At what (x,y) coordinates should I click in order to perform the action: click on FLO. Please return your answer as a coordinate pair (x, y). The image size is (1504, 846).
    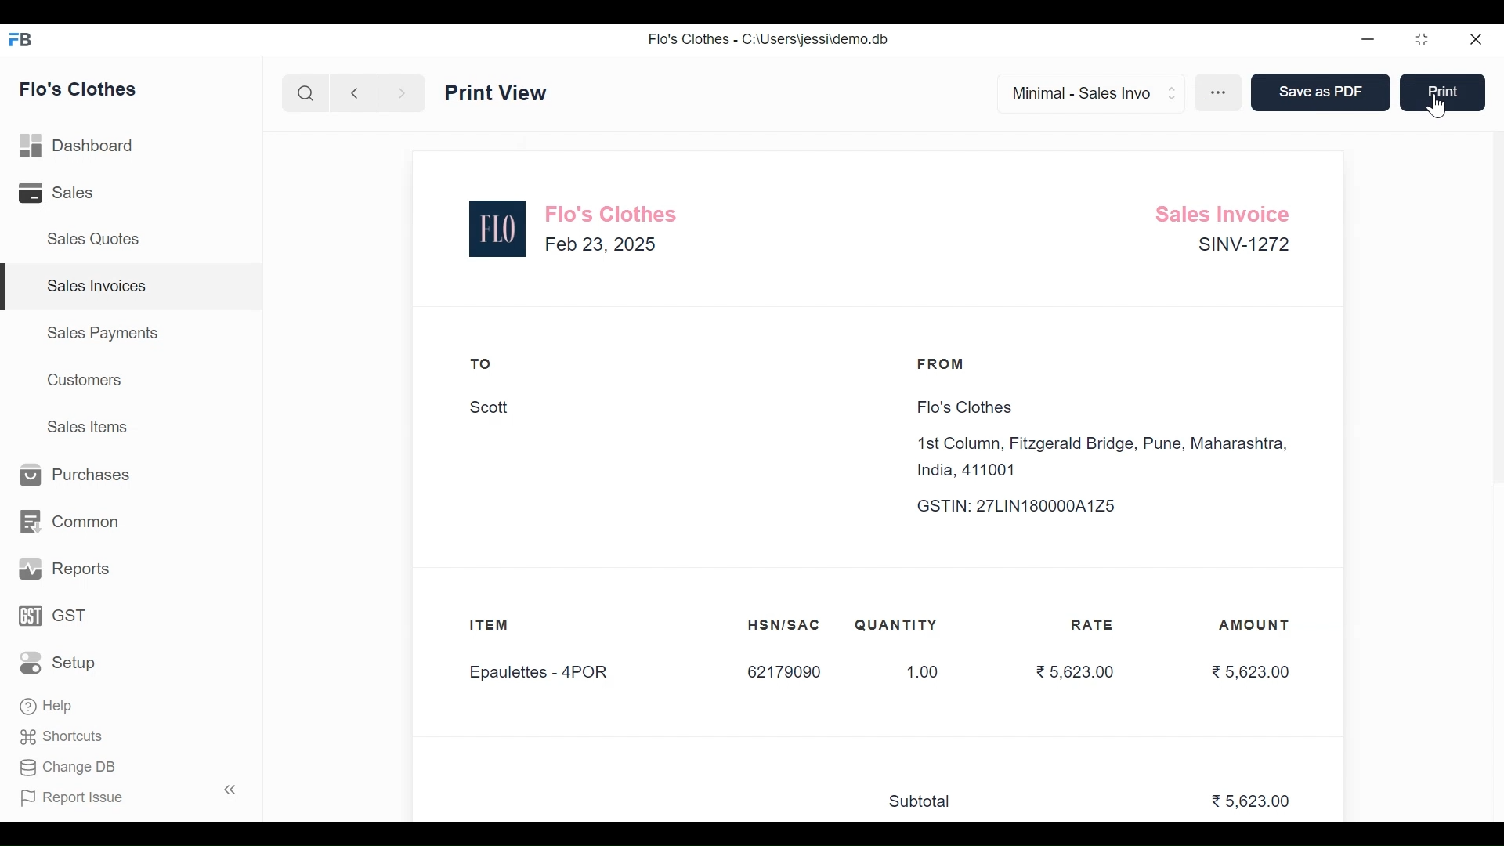
    Looking at the image, I should click on (498, 229).